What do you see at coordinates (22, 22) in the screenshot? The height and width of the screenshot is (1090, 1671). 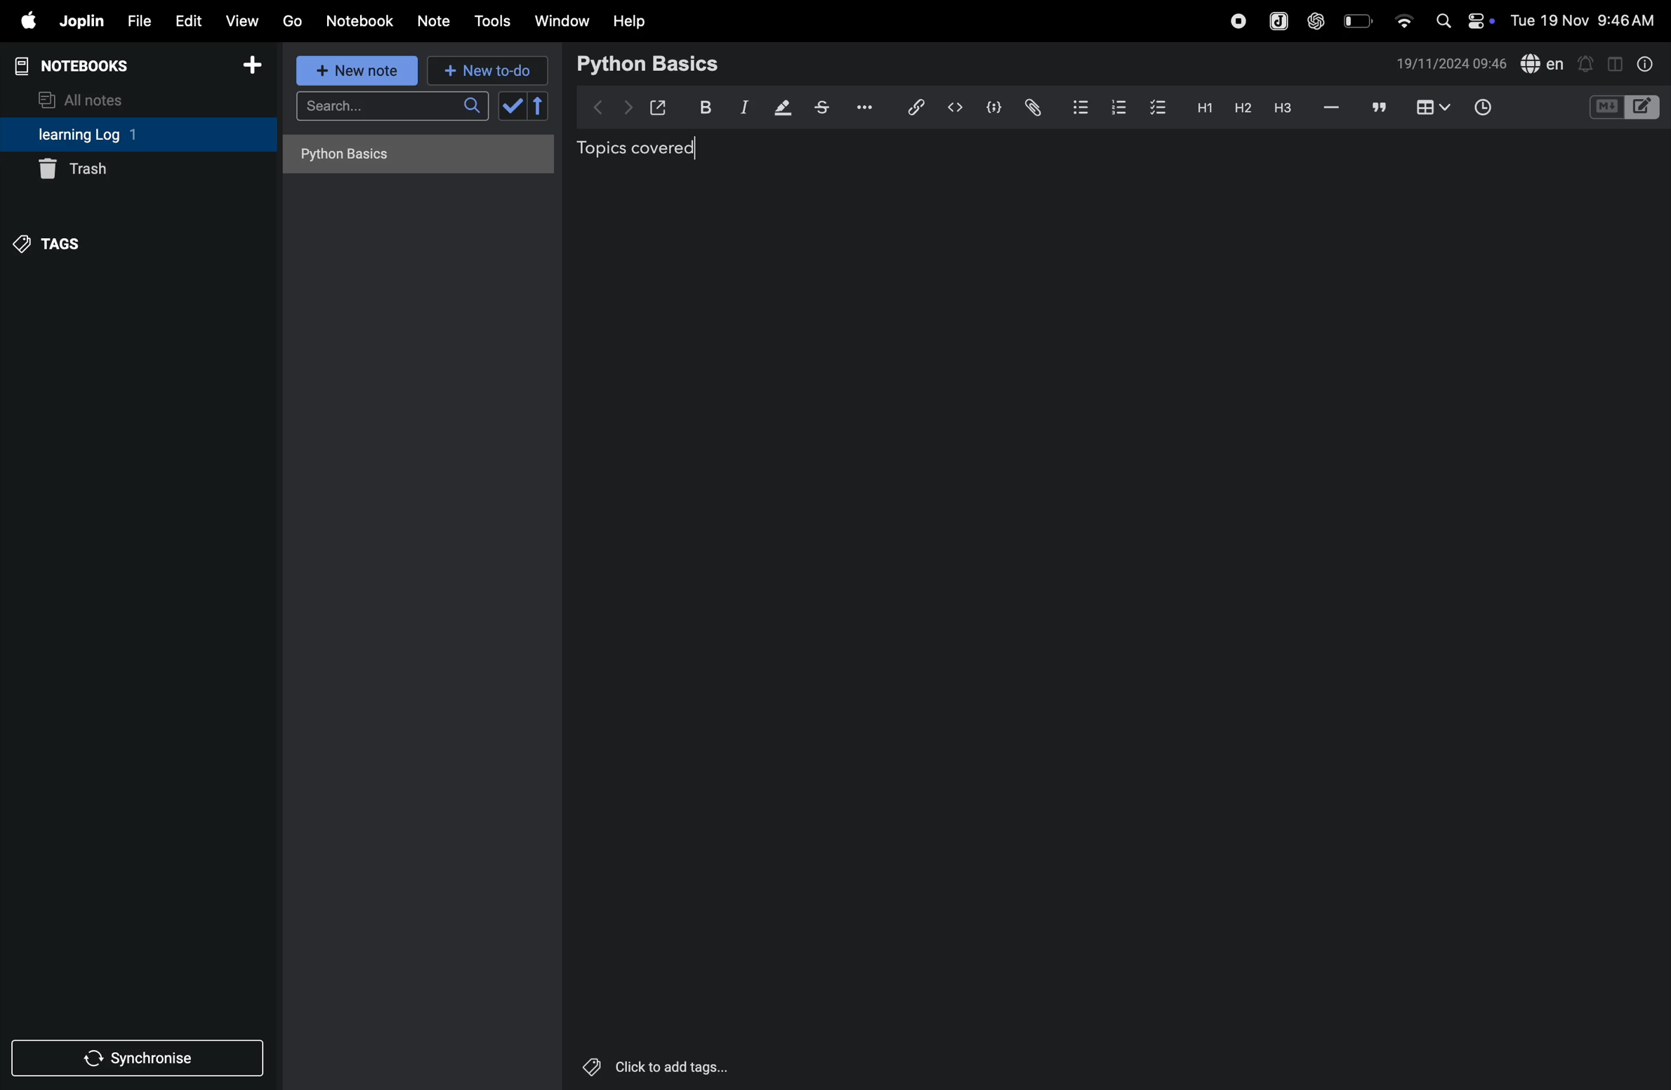 I see `apple menu` at bounding box center [22, 22].